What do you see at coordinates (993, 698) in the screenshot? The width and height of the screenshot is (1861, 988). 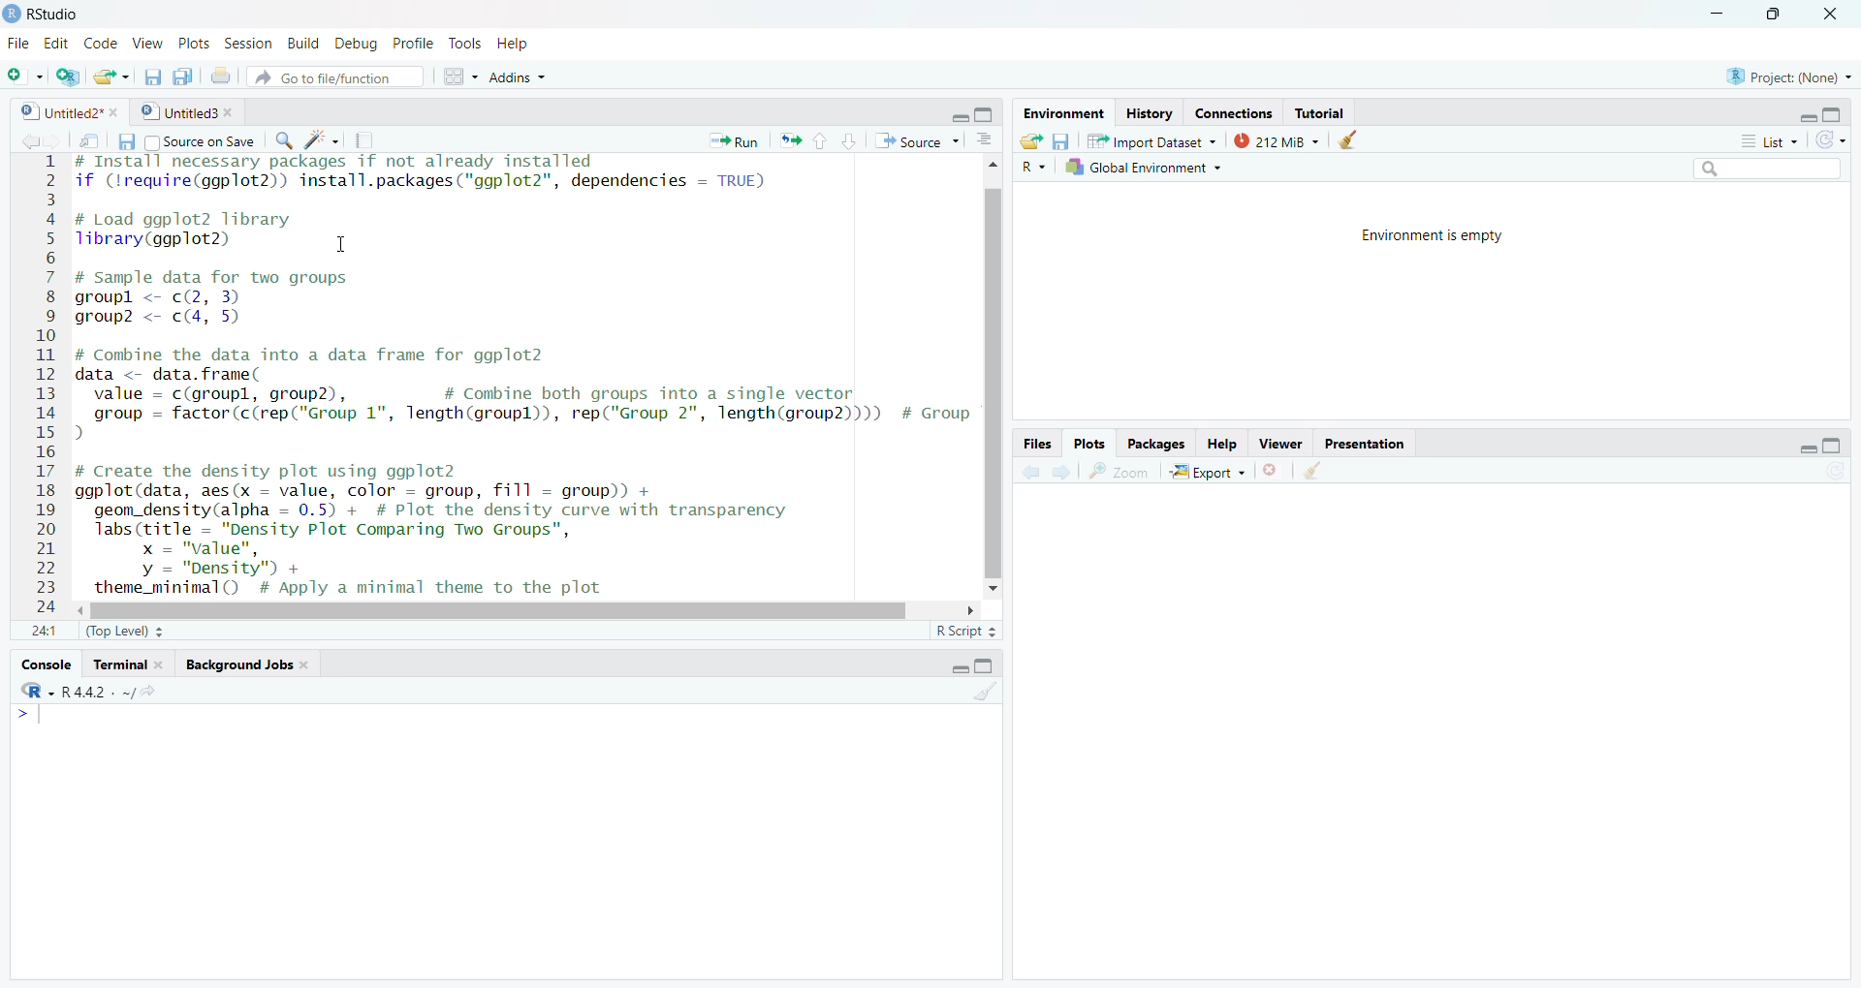 I see `CLEAR` at bounding box center [993, 698].